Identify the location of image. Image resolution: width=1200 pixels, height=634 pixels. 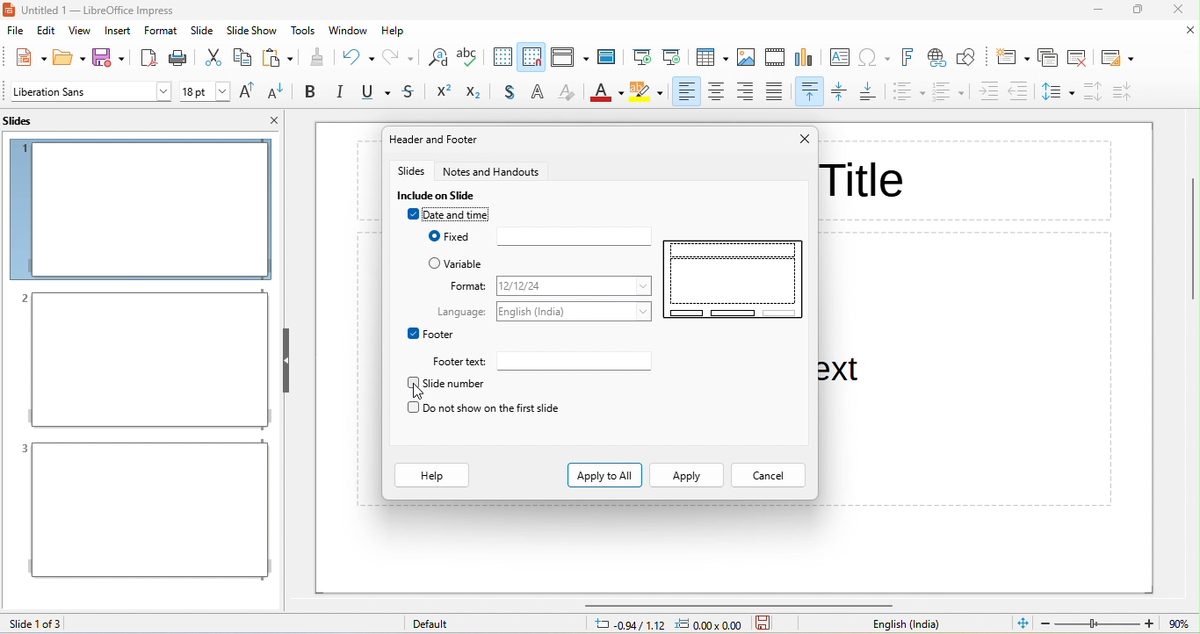
(748, 58).